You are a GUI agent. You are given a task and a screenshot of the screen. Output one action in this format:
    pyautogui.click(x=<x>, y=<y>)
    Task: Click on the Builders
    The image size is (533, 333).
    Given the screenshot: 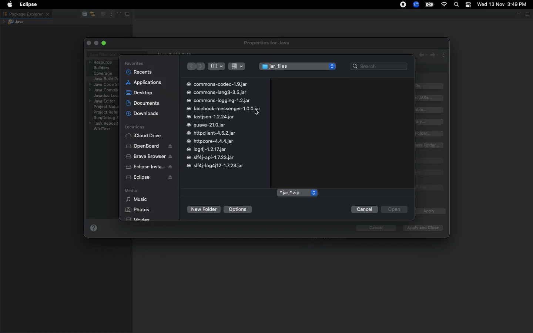 What is the action you would take?
    pyautogui.click(x=102, y=68)
    